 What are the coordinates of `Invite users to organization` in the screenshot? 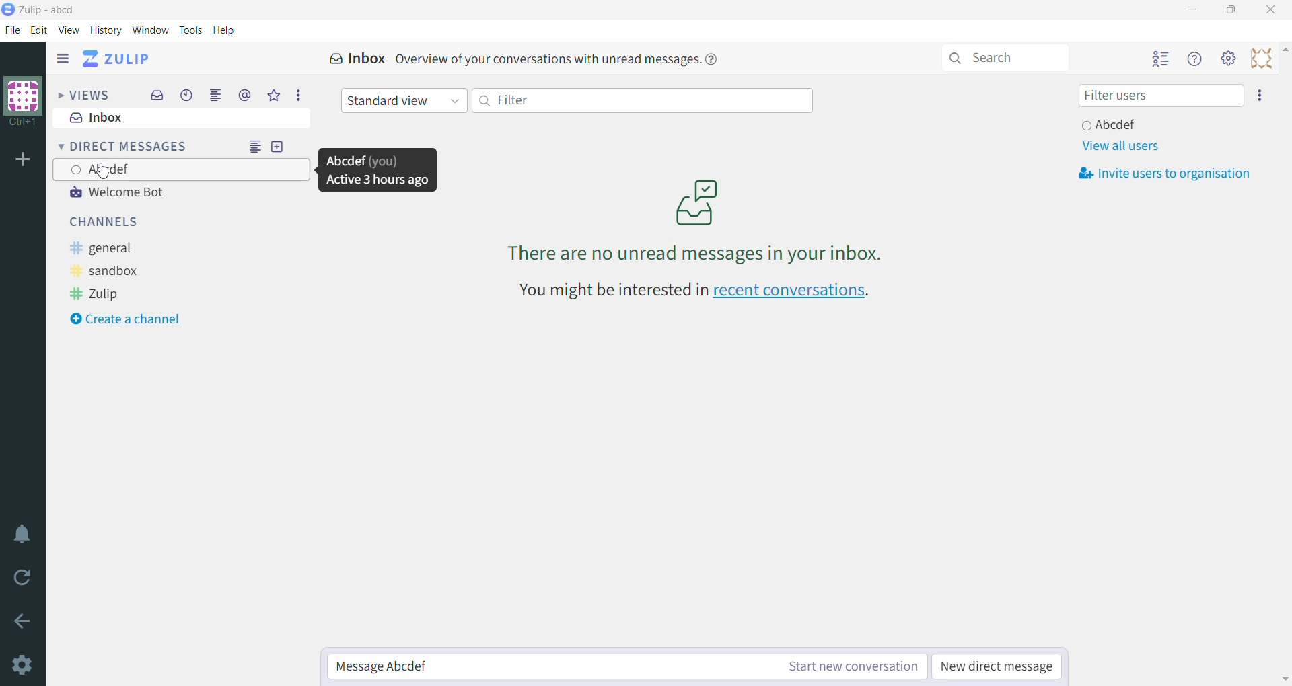 It's located at (1165, 174).